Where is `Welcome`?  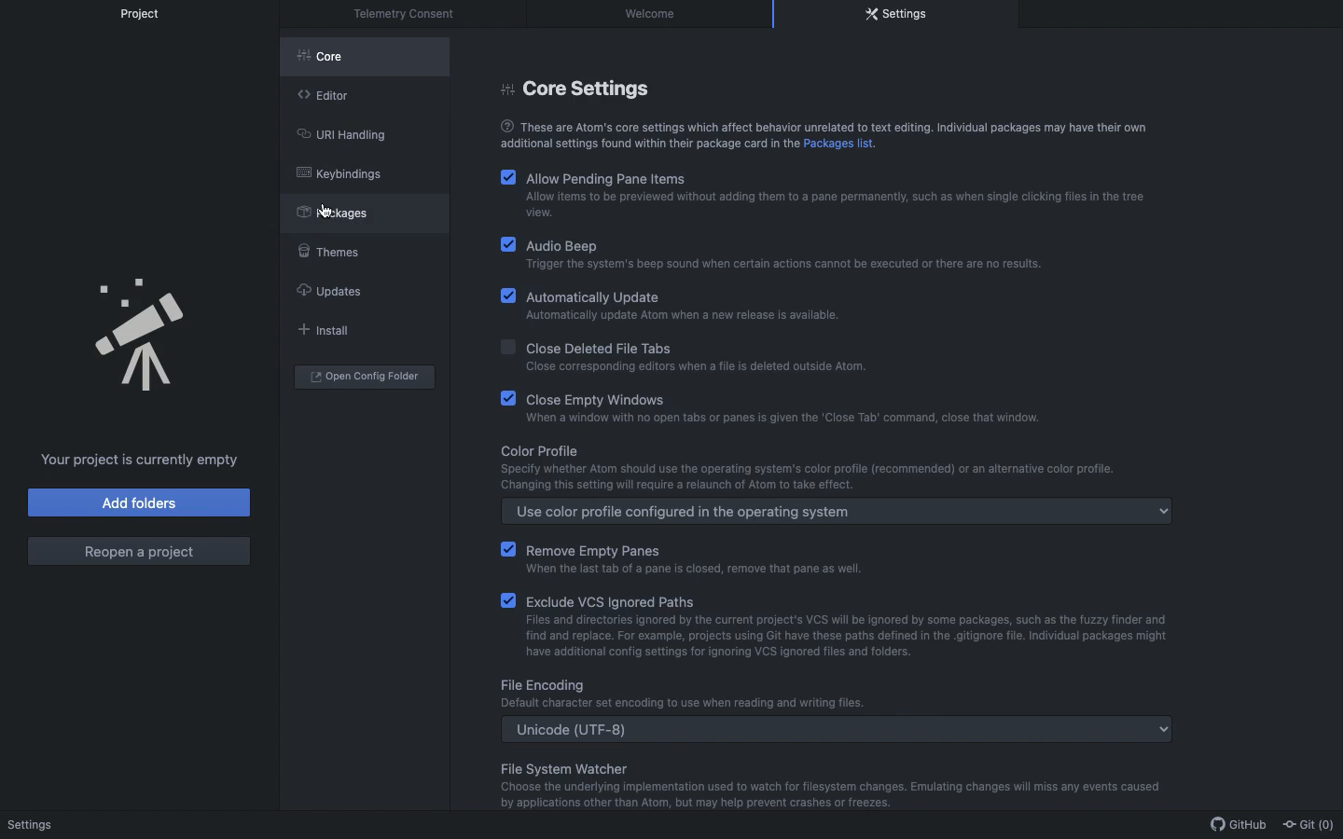
Welcome is located at coordinates (34, 826).